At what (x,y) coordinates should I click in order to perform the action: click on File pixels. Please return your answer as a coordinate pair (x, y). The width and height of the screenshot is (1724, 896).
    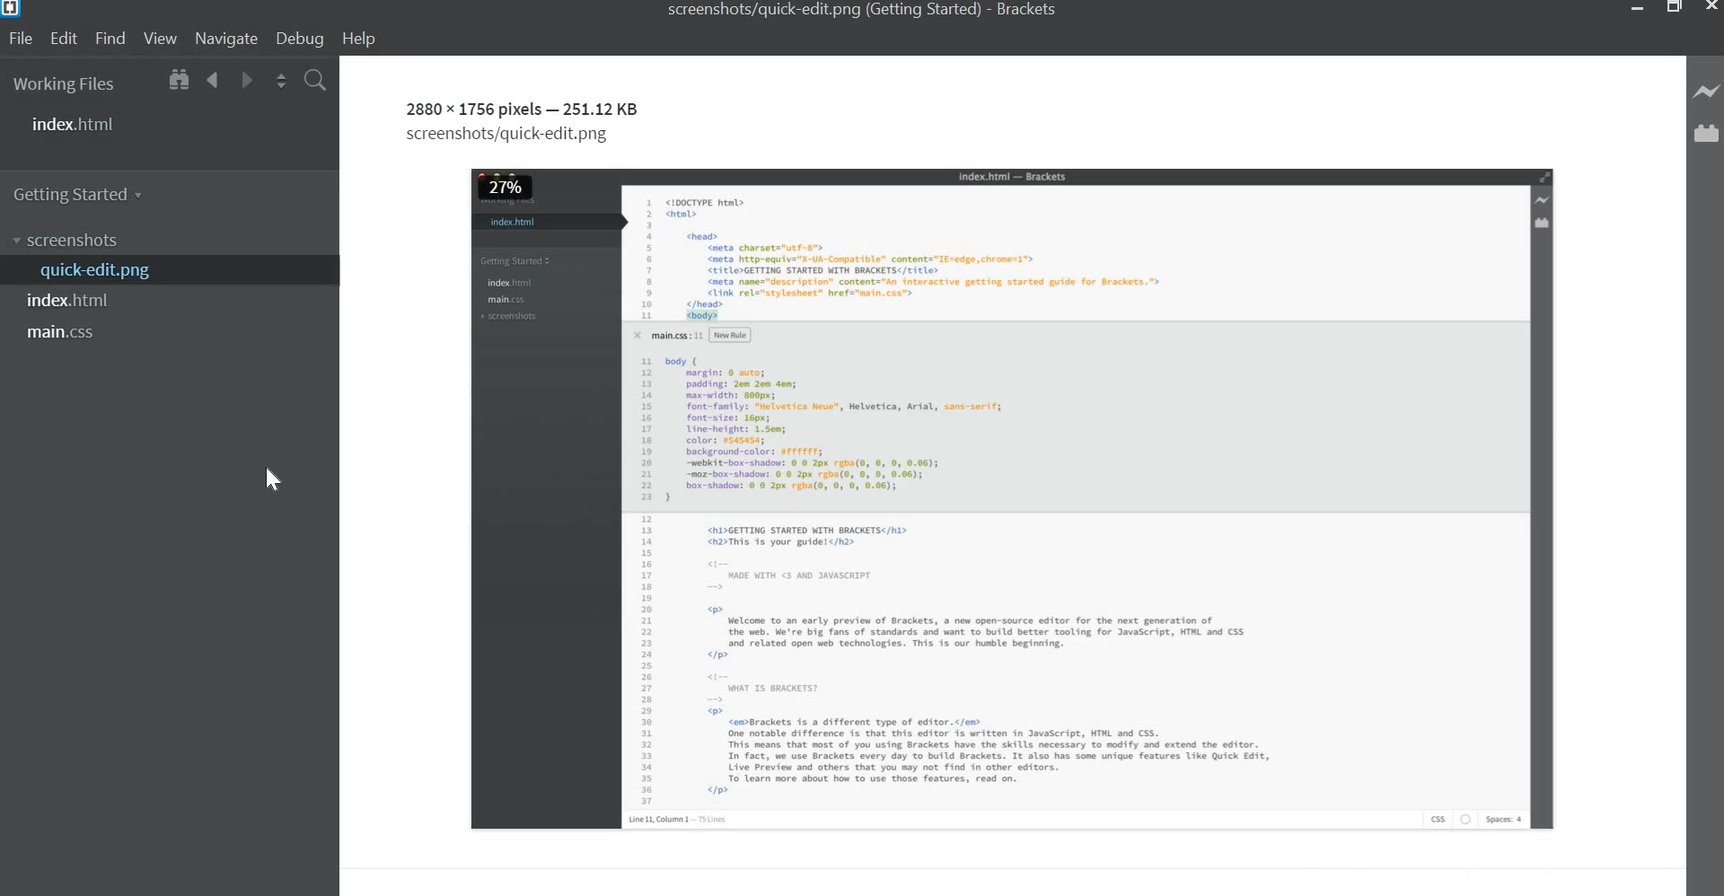
    Looking at the image, I should click on (472, 109).